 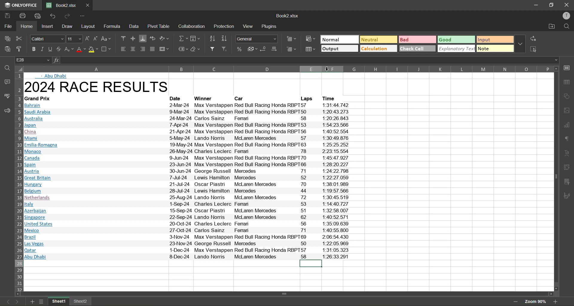 What do you see at coordinates (310, 40) in the screenshot?
I see `conditional formatting` at bounding box center [310, 40].